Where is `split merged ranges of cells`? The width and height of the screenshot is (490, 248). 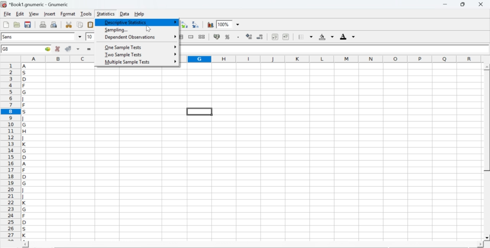 split merged ranges of cells is located at coordinates (201, 36).